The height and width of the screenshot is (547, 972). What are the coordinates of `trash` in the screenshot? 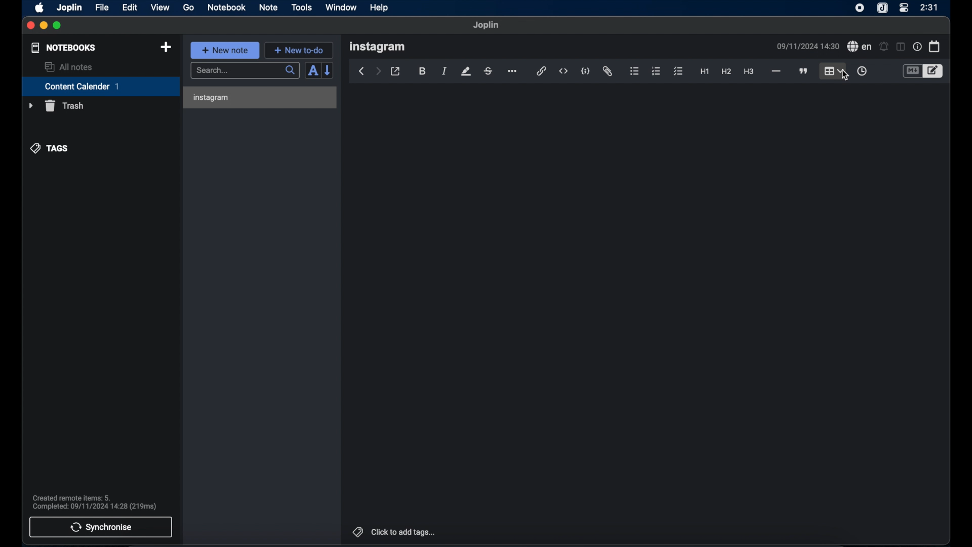 It's located at (56, 106).